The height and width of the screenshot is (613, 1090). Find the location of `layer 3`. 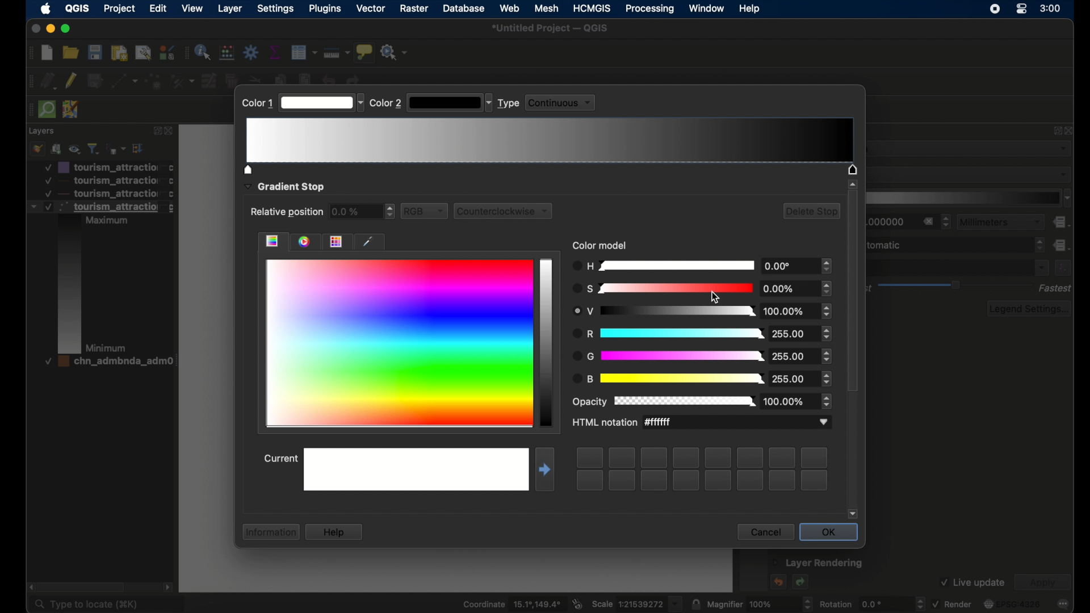

layer 3 is located at coordinates (102, 194).